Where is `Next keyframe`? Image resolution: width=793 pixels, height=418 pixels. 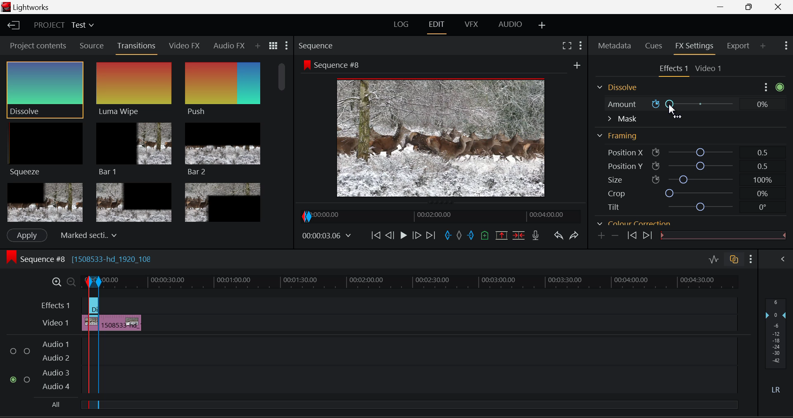
Next keyframe is located at coordinates (646, 235).